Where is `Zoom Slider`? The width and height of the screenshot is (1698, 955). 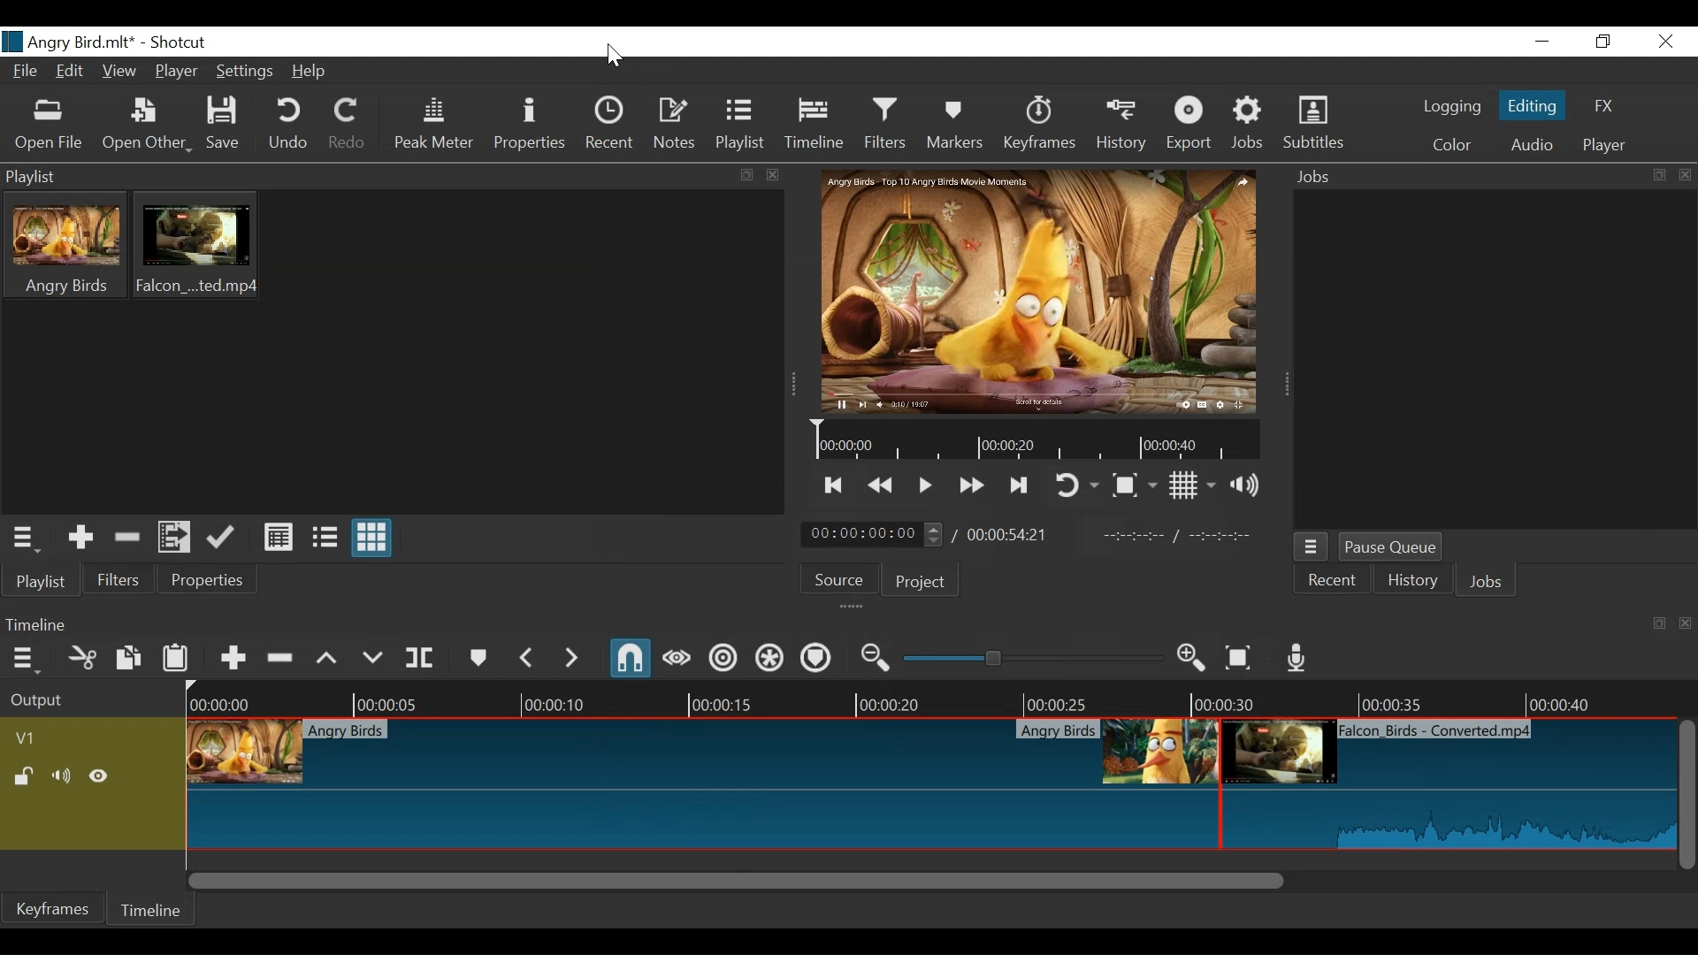
Zoom Slider is located at coordinates (1034, 659).